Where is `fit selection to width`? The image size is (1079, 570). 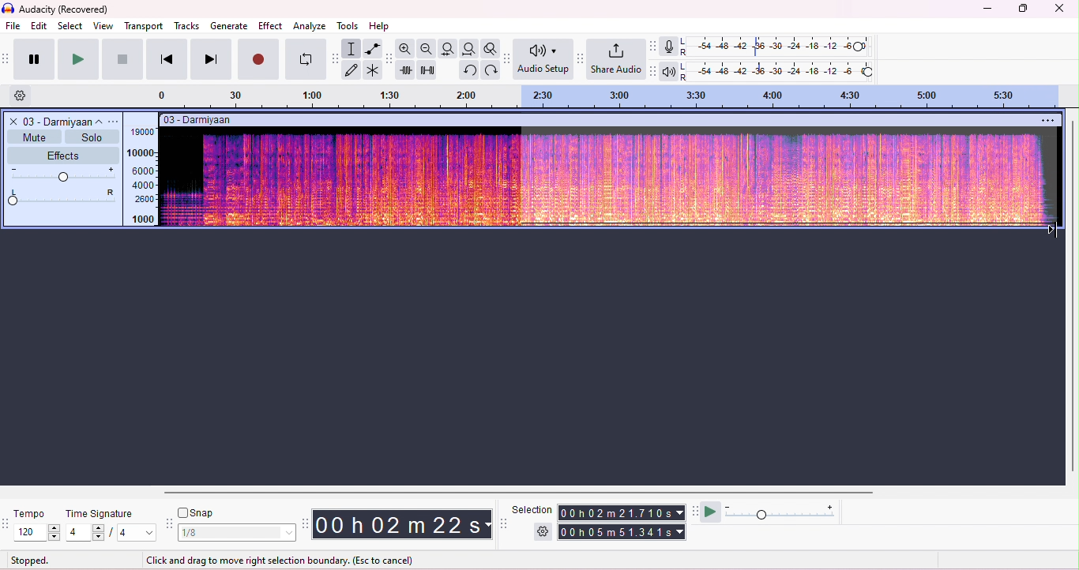
fit selection to width is located at coordinates (449, 49).